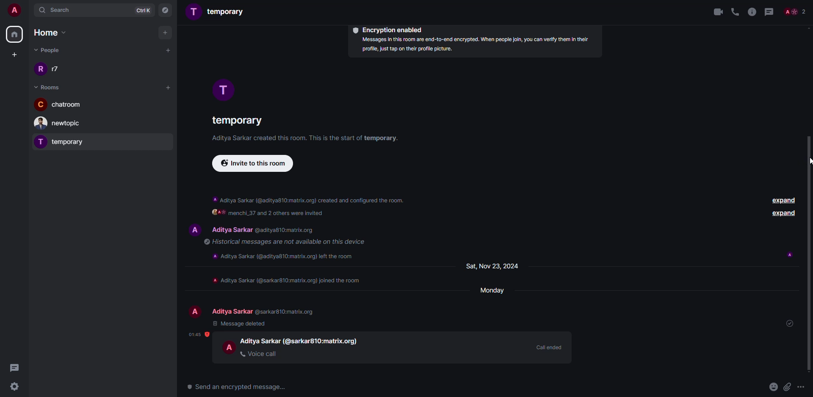 Image resolution: width=813 pixels, height=397 pixels. What do you see at coordinates (493, 267) in the screenshot?
I see `day` at bounding box center [493, 267].